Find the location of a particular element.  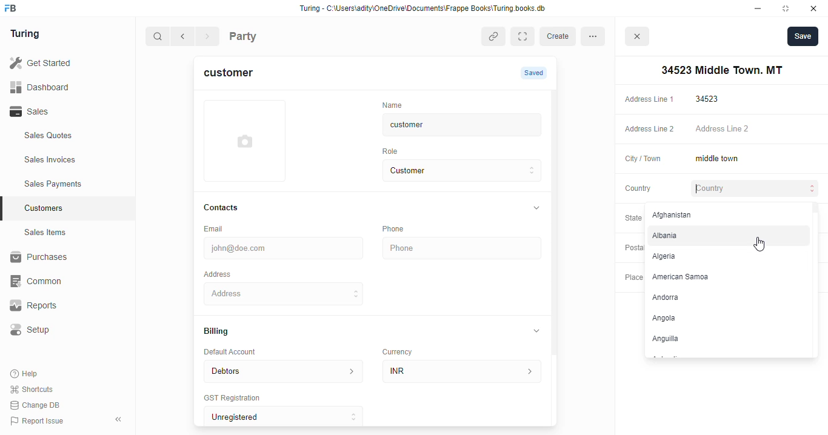

Default Account is located at coordinates (239, 351).